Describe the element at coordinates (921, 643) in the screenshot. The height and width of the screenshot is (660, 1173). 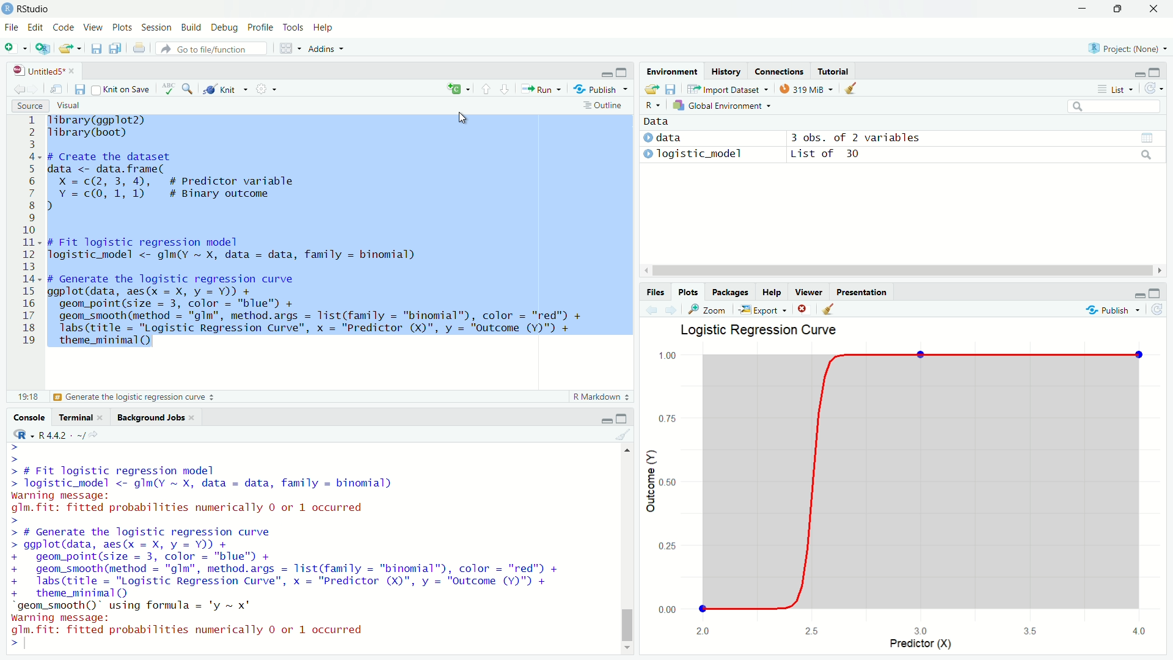
I see `Predictor (X)` at that location.